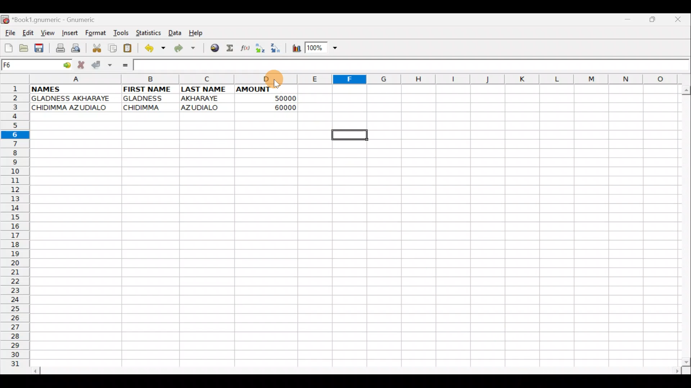  What do you see at coordinates (48, 33) in the screenshot?
I see `View` at bounding box center [48, 33].